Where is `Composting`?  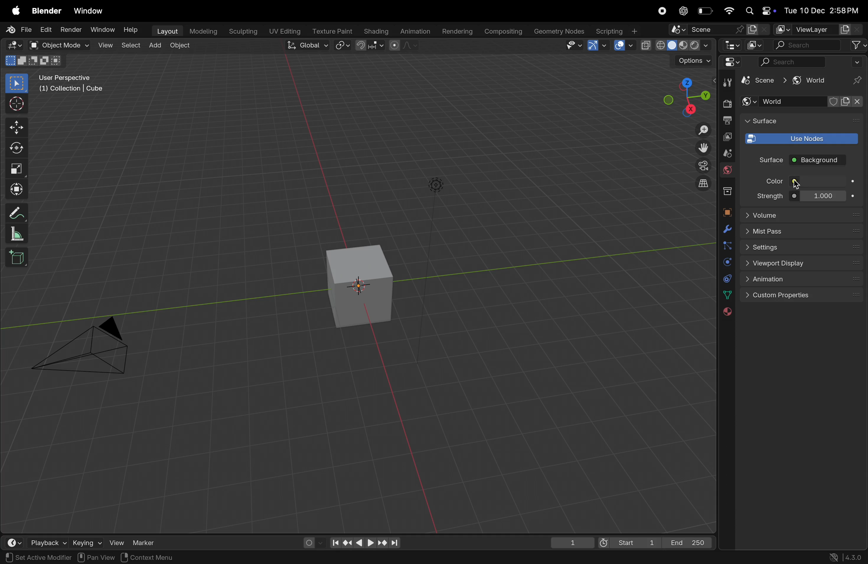 Composting is located at coordinates (505, 32).